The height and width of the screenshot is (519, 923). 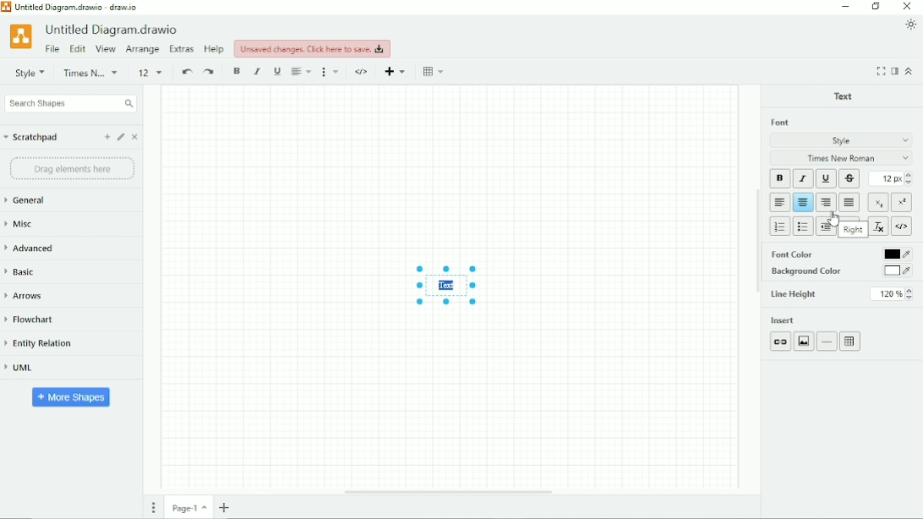 I want to click on General, so click(x=31, y=200).